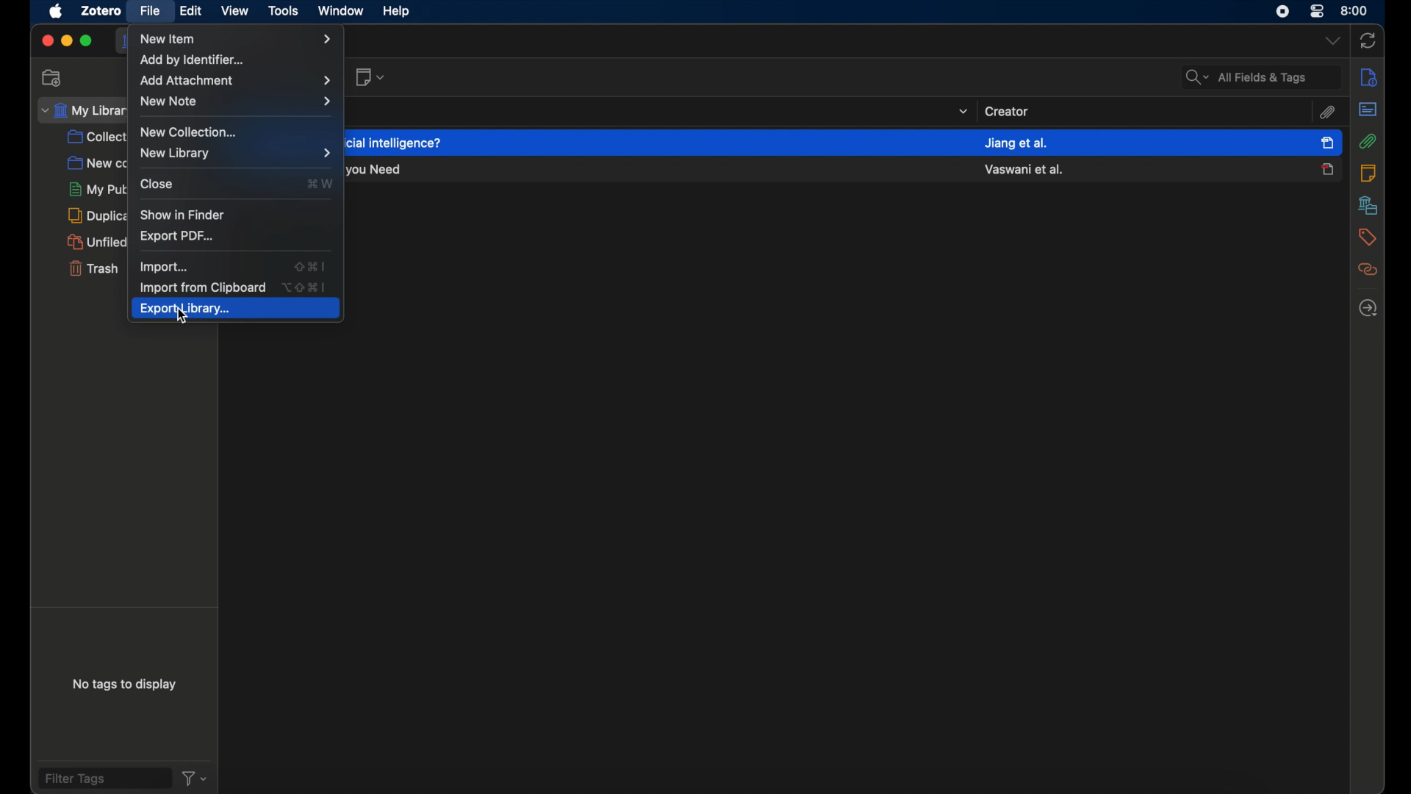  What do you see at coordinates (66, 41) in the screenshot?
I see `minimize` at bounding box center [66, 41].